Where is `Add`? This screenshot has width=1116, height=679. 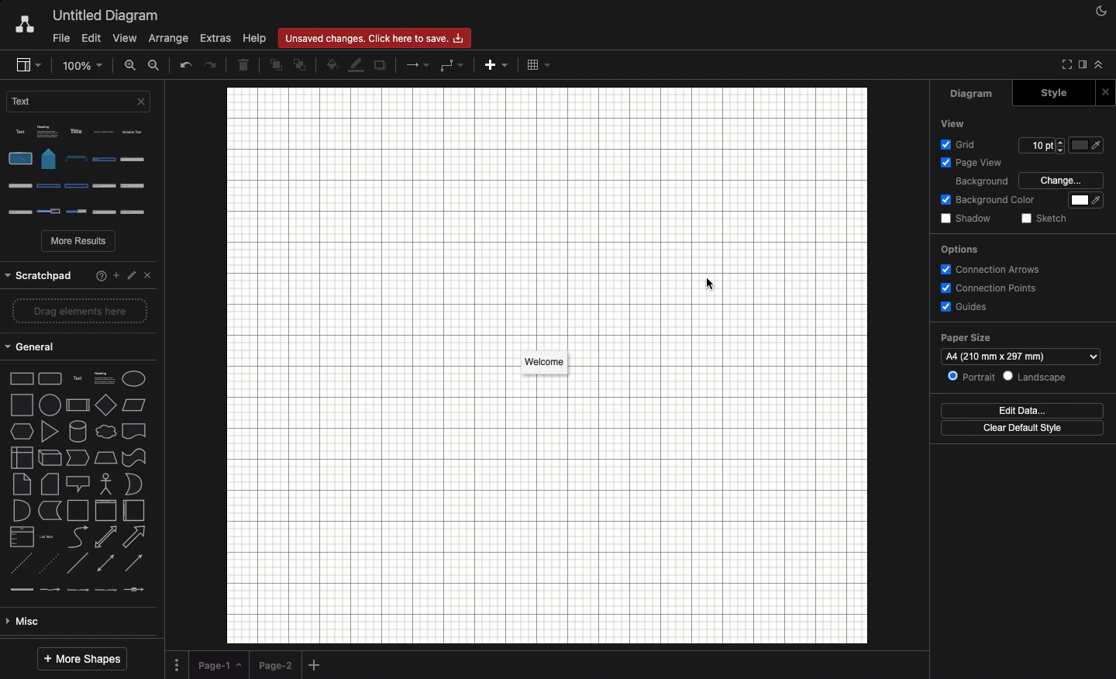
Add is located at coordinates (494, 67).